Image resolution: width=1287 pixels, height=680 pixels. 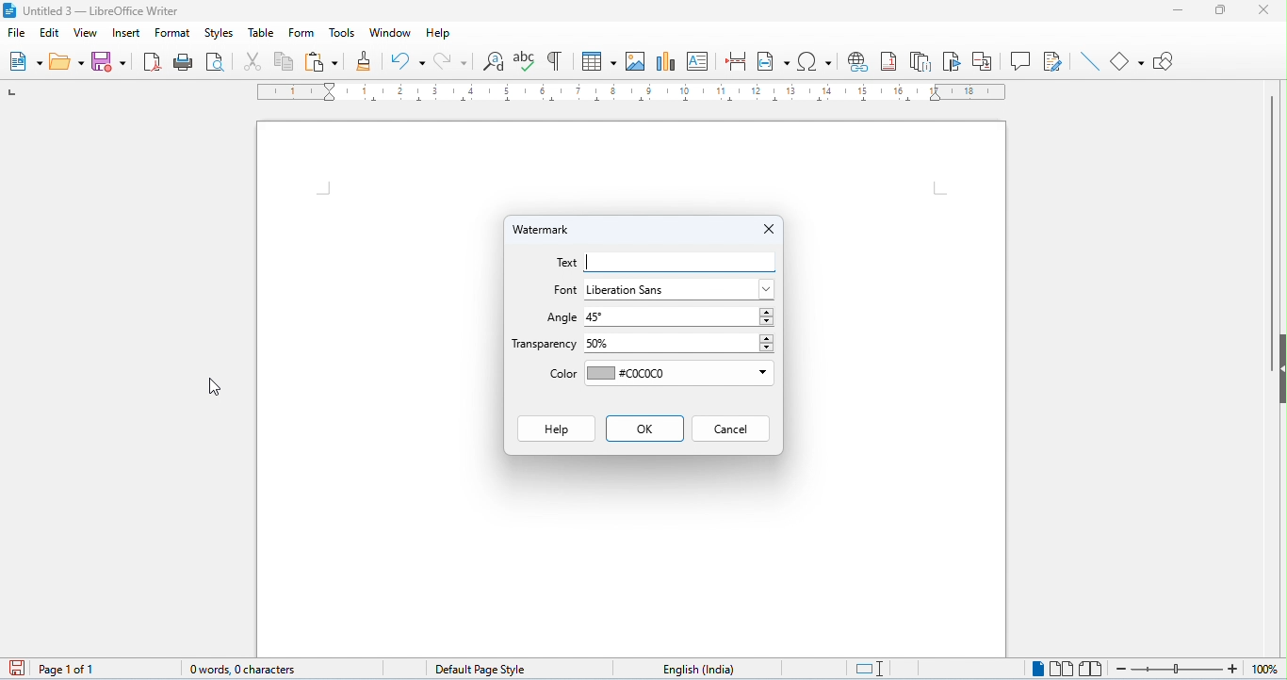 I want to click on insert cross reference, so click(x=985, y=63).